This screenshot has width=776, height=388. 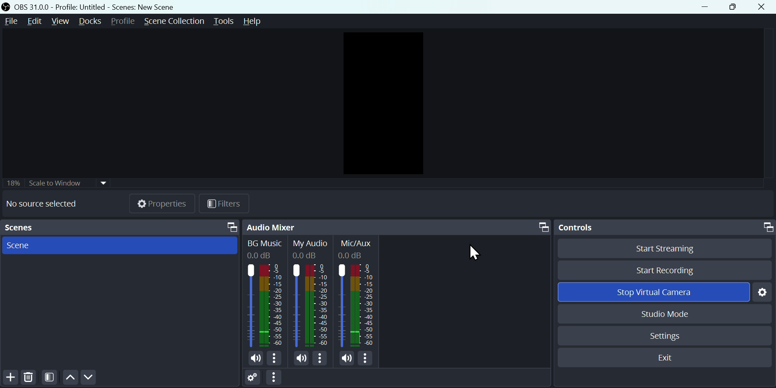 I want to click on File, so click(x=11, y=21).